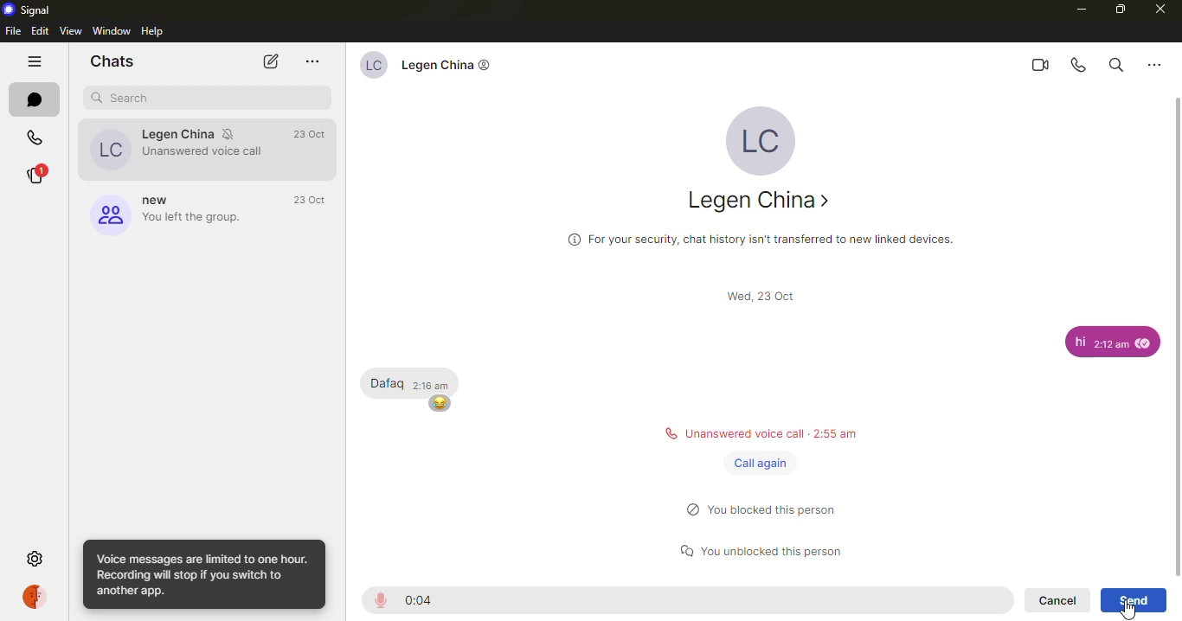  What do you see at coordinates (208, 153) in the screenshot?
I see `Unanswered voice call` at bounding box center [208, 153].